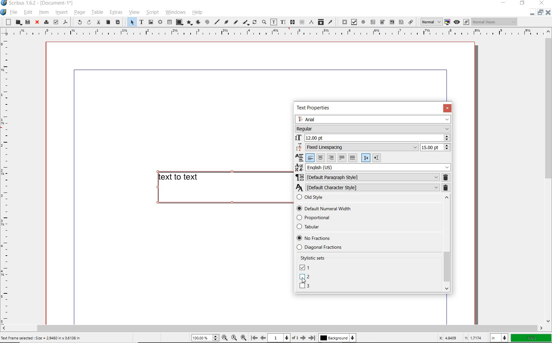  What do you see at coordinates (151, 22) in the screenshot?
I see `image frame` at bounding box center [151, 22].